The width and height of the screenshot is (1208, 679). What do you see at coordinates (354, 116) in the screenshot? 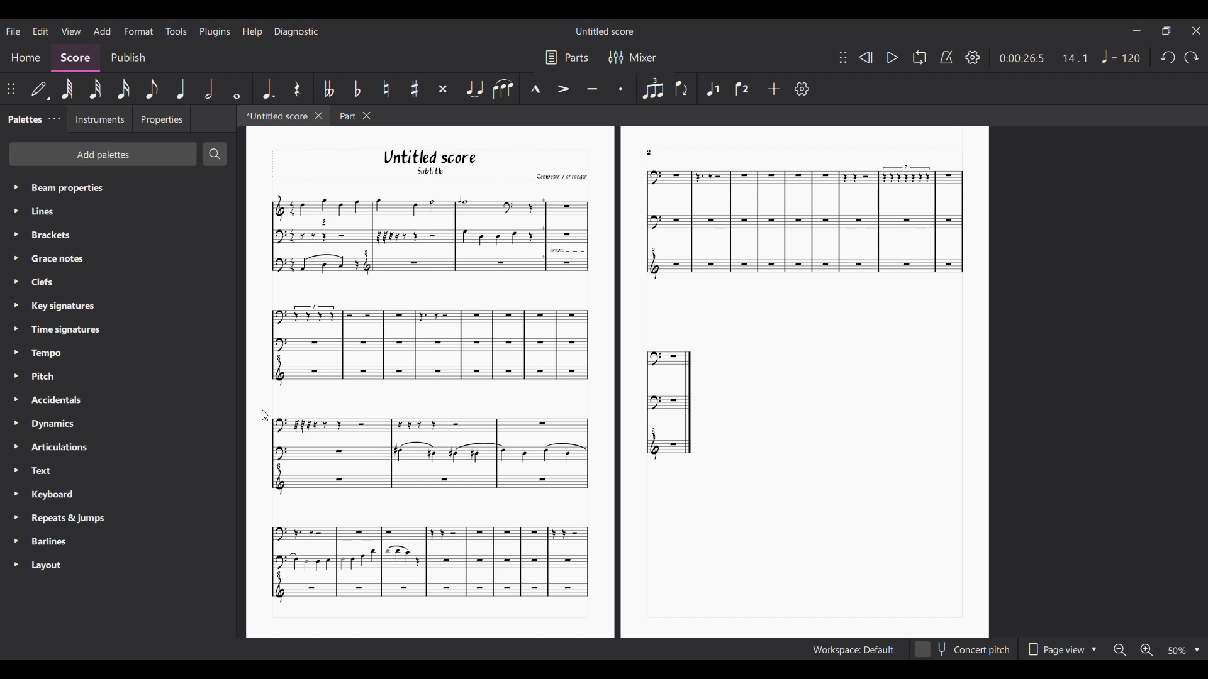
I see `Part X` at bounding box center [354, 116].